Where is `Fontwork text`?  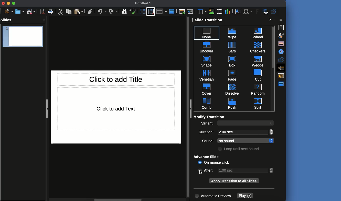
Fontwork text is located at coordinates (256, 12).